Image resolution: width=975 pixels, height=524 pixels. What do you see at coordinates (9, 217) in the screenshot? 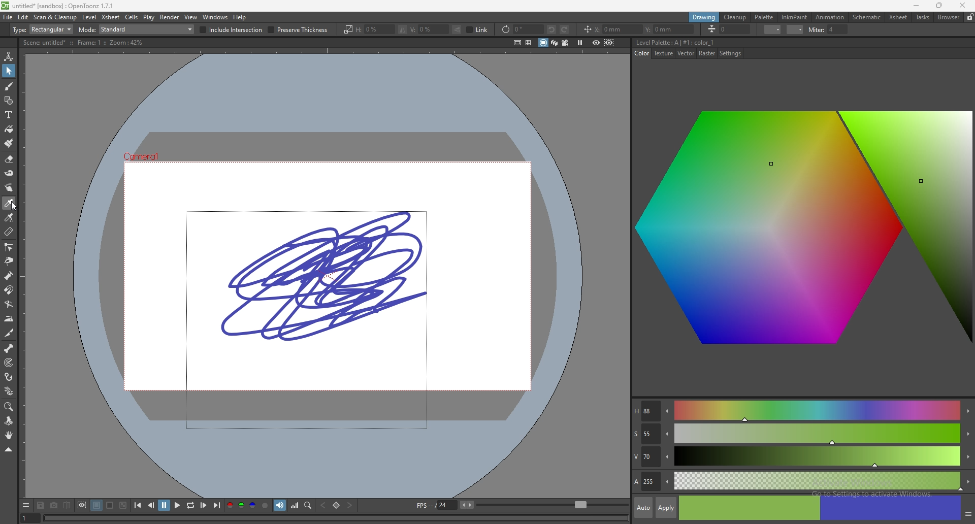
I see `rgb picker tool` at bounding box center [9, 217].